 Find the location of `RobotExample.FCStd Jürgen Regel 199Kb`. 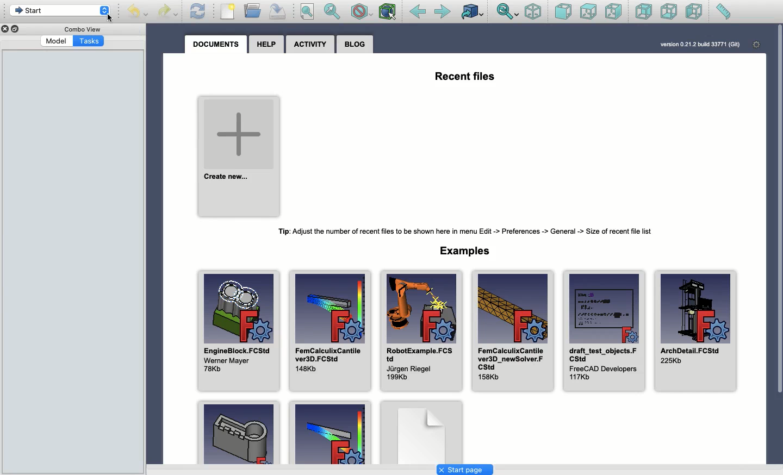

RobotExample.FCStd Jürgen Regel 199Kb is located at coordinates (420, 332).